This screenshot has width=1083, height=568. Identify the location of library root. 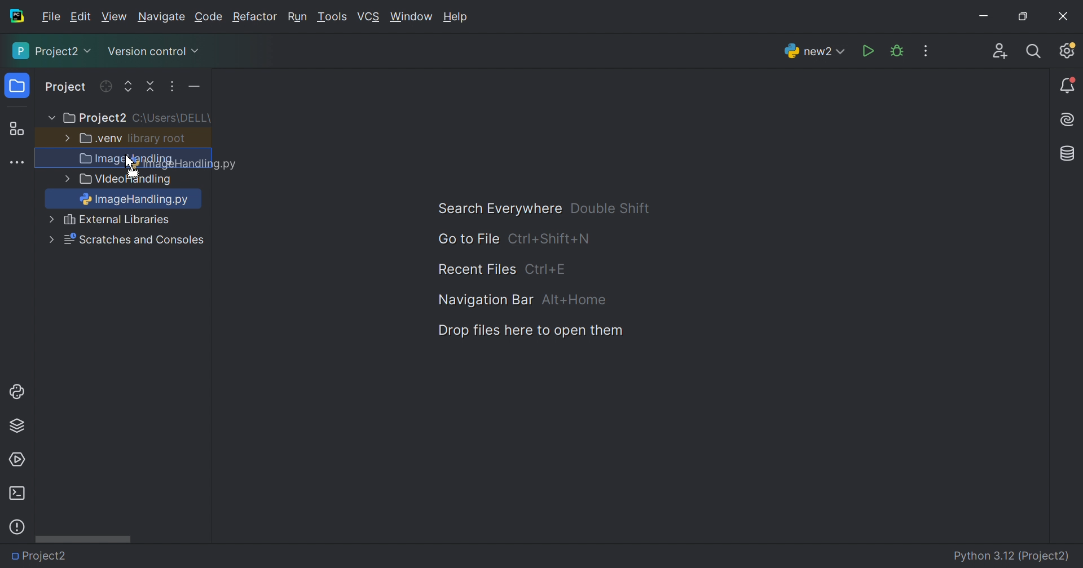
(158, 138).